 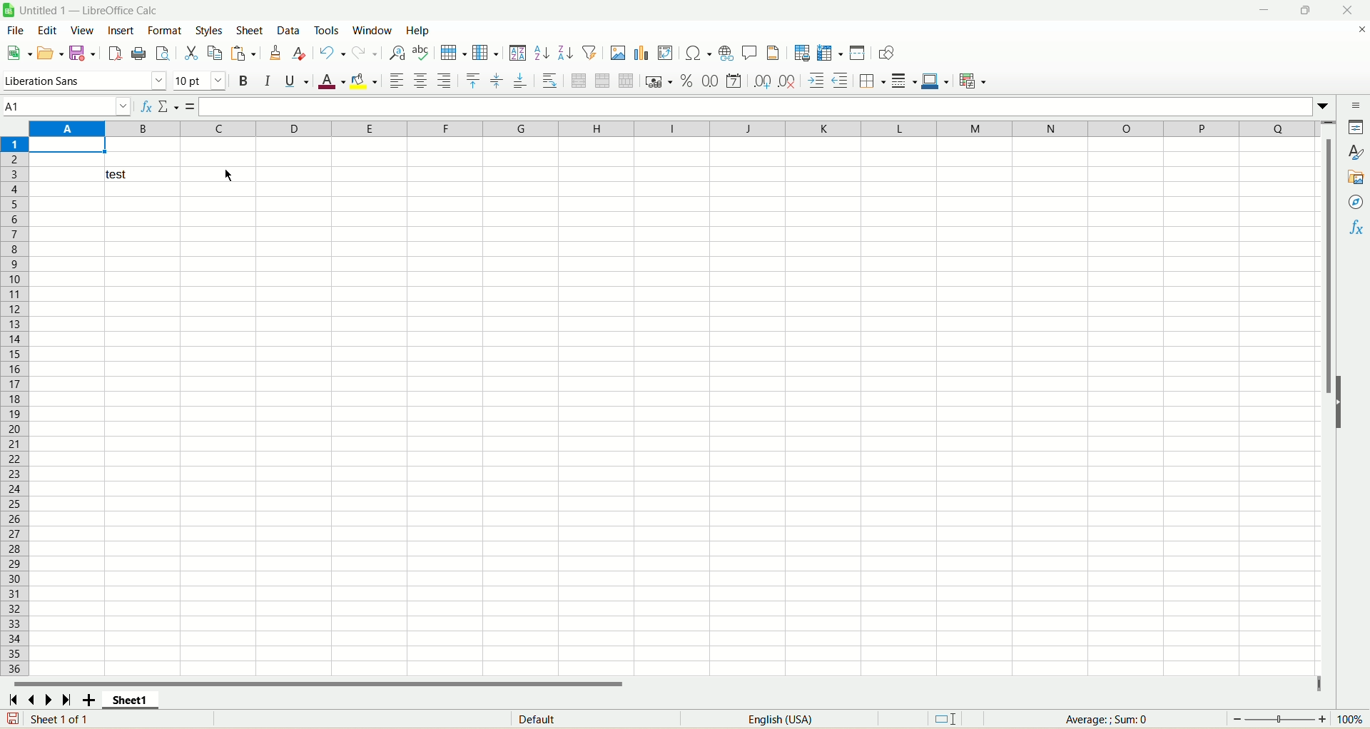 What do you see at coordinates (421, 53) in the screenshot?
I see `spell check` at bounding box center [421, 53].